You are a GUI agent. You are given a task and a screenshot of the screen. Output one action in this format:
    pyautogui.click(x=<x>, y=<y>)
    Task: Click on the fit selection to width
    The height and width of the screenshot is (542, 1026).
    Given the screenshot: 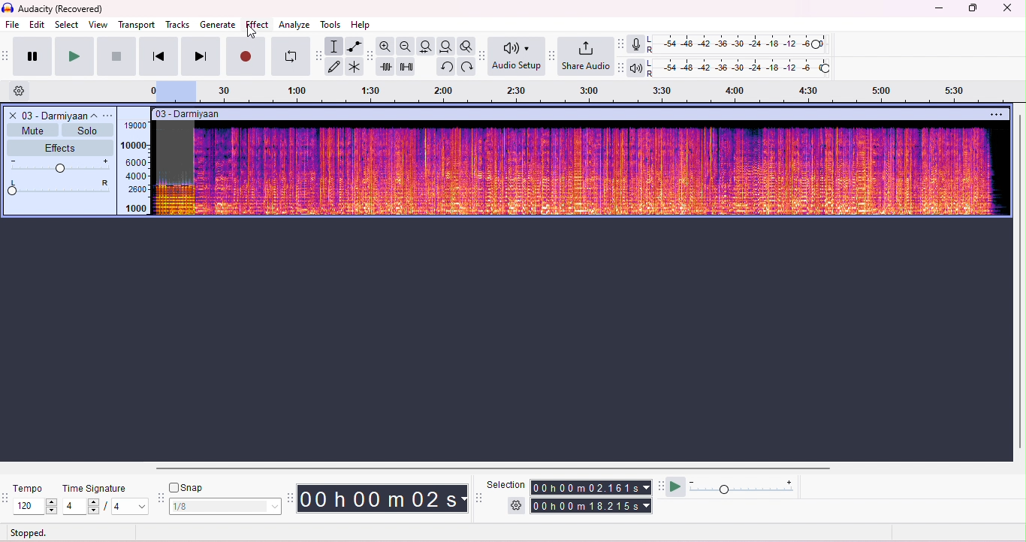 What is the action you would take?
    pyautogui.click(x=426, y=47)
    